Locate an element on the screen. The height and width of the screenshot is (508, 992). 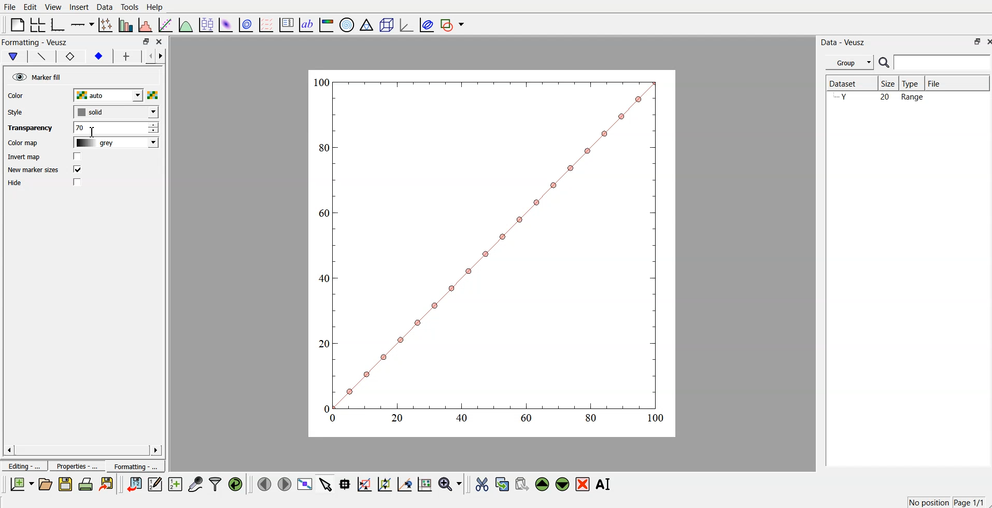
Min/Max is located at coordinates (146, 41).